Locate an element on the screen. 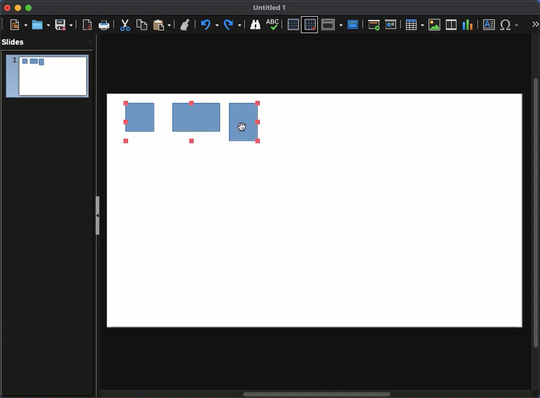  Open is located at coordinates (40, 25).